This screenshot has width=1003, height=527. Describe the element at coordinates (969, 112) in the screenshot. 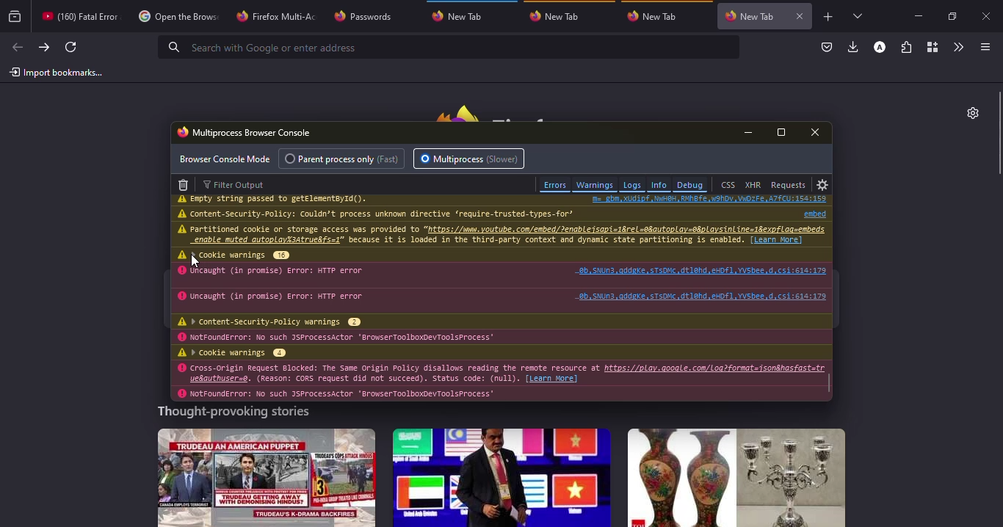

I see `settings` at that location.